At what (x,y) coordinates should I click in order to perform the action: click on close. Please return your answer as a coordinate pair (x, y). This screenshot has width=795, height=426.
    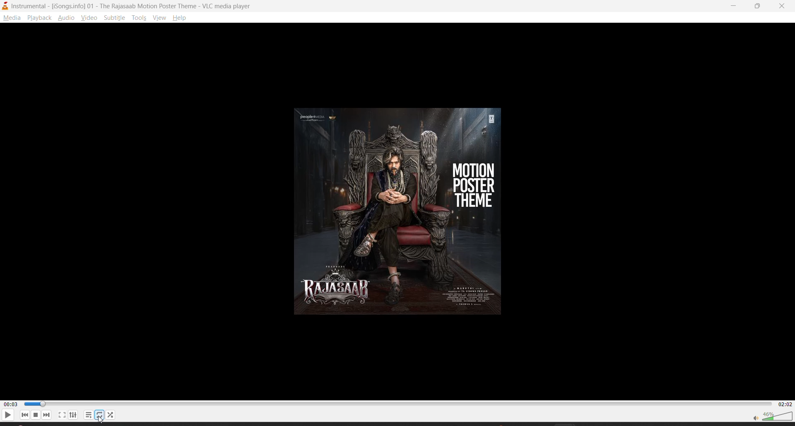
    Looking at the image, I should click on (782, 6).